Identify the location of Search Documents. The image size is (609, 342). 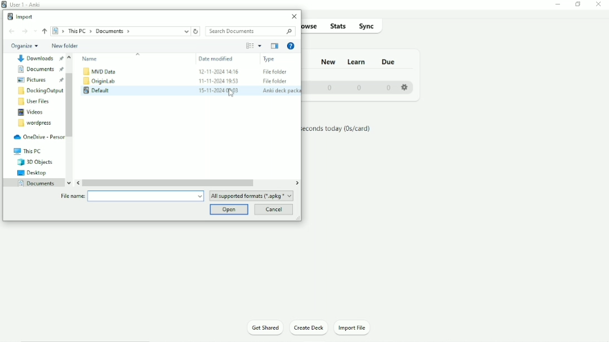
(250, 31).